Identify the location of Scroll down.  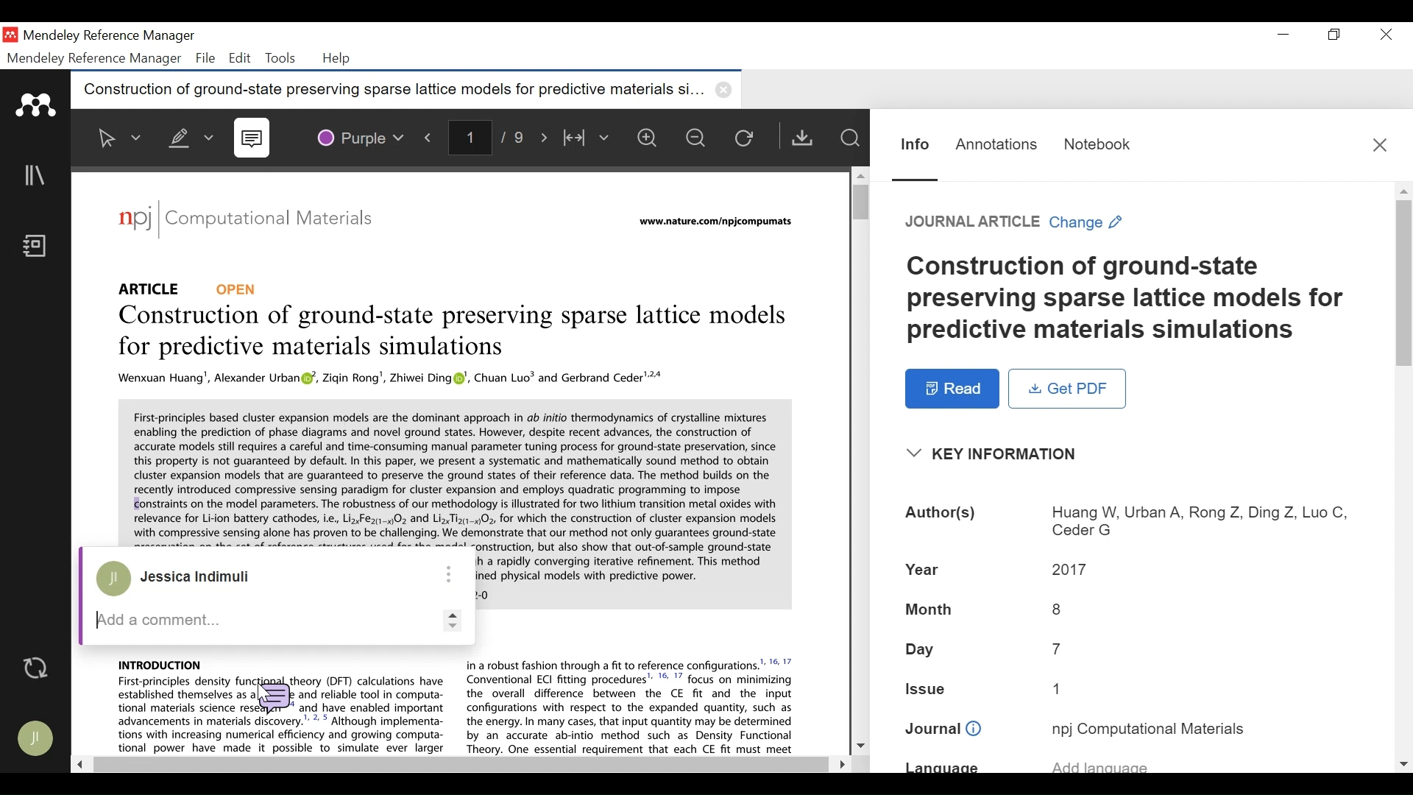
(860, 746).